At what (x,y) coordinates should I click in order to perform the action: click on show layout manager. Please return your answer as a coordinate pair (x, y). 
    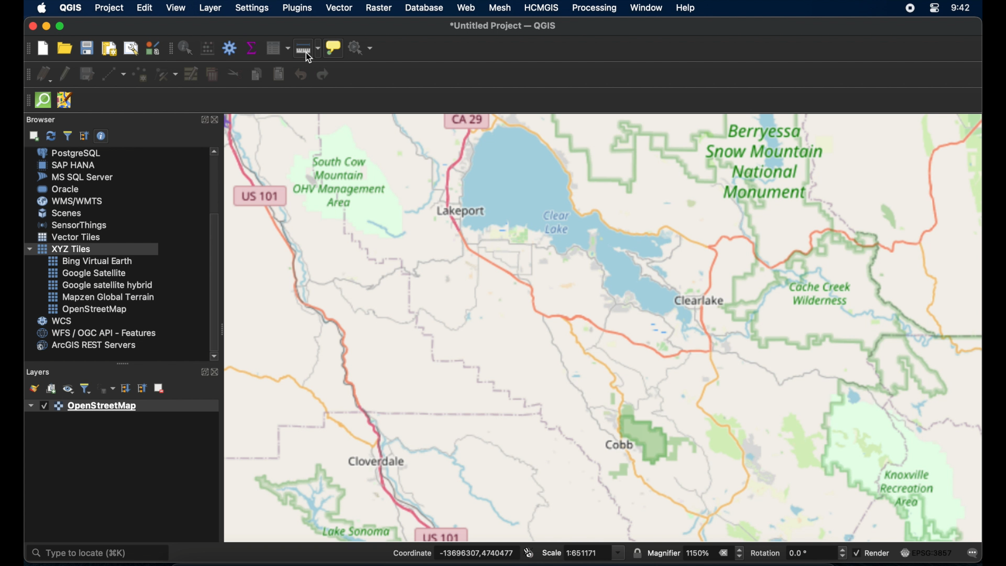
    Looking at the image, I should click on (133, 48).